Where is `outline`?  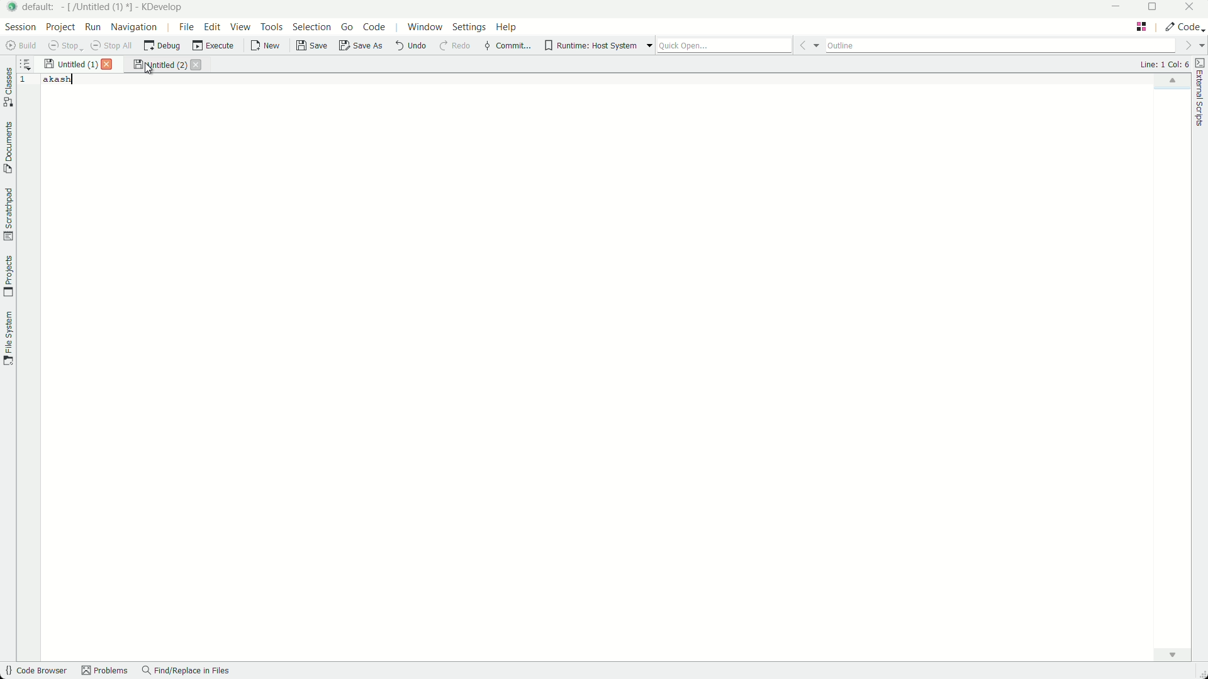
outline is located at coordinates (999, 45).